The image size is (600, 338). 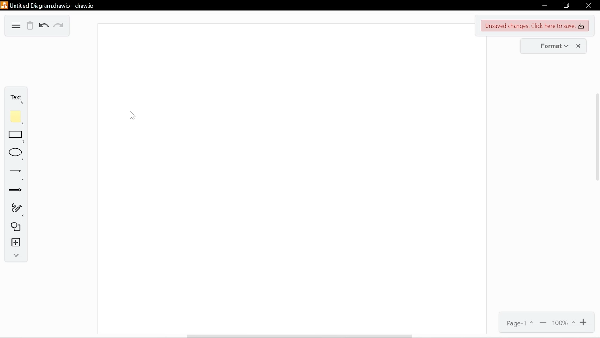 What do you see at coordinates (16, 119) in the screenshot?
I see `note` at bounding box center [16, 119].